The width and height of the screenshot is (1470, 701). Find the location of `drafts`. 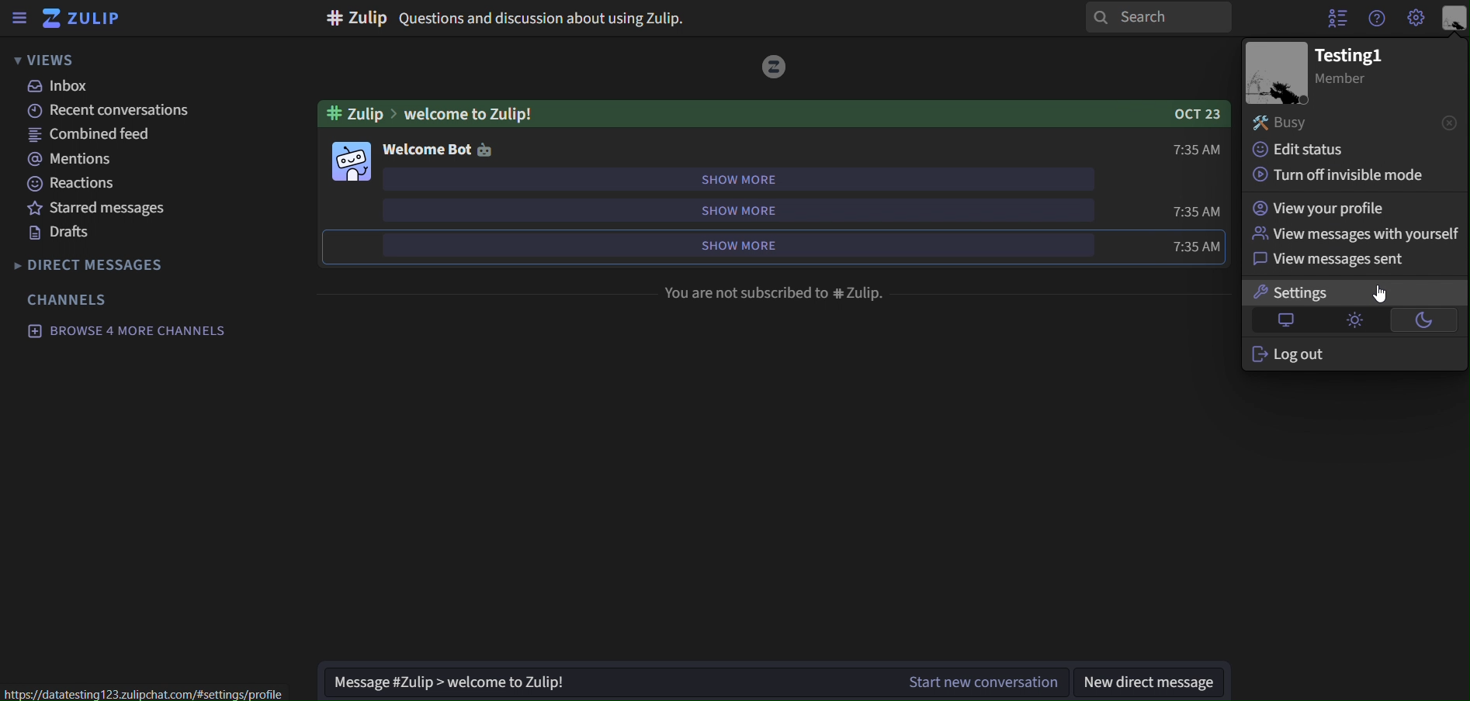

drafts is located at coordinates (64, 235).